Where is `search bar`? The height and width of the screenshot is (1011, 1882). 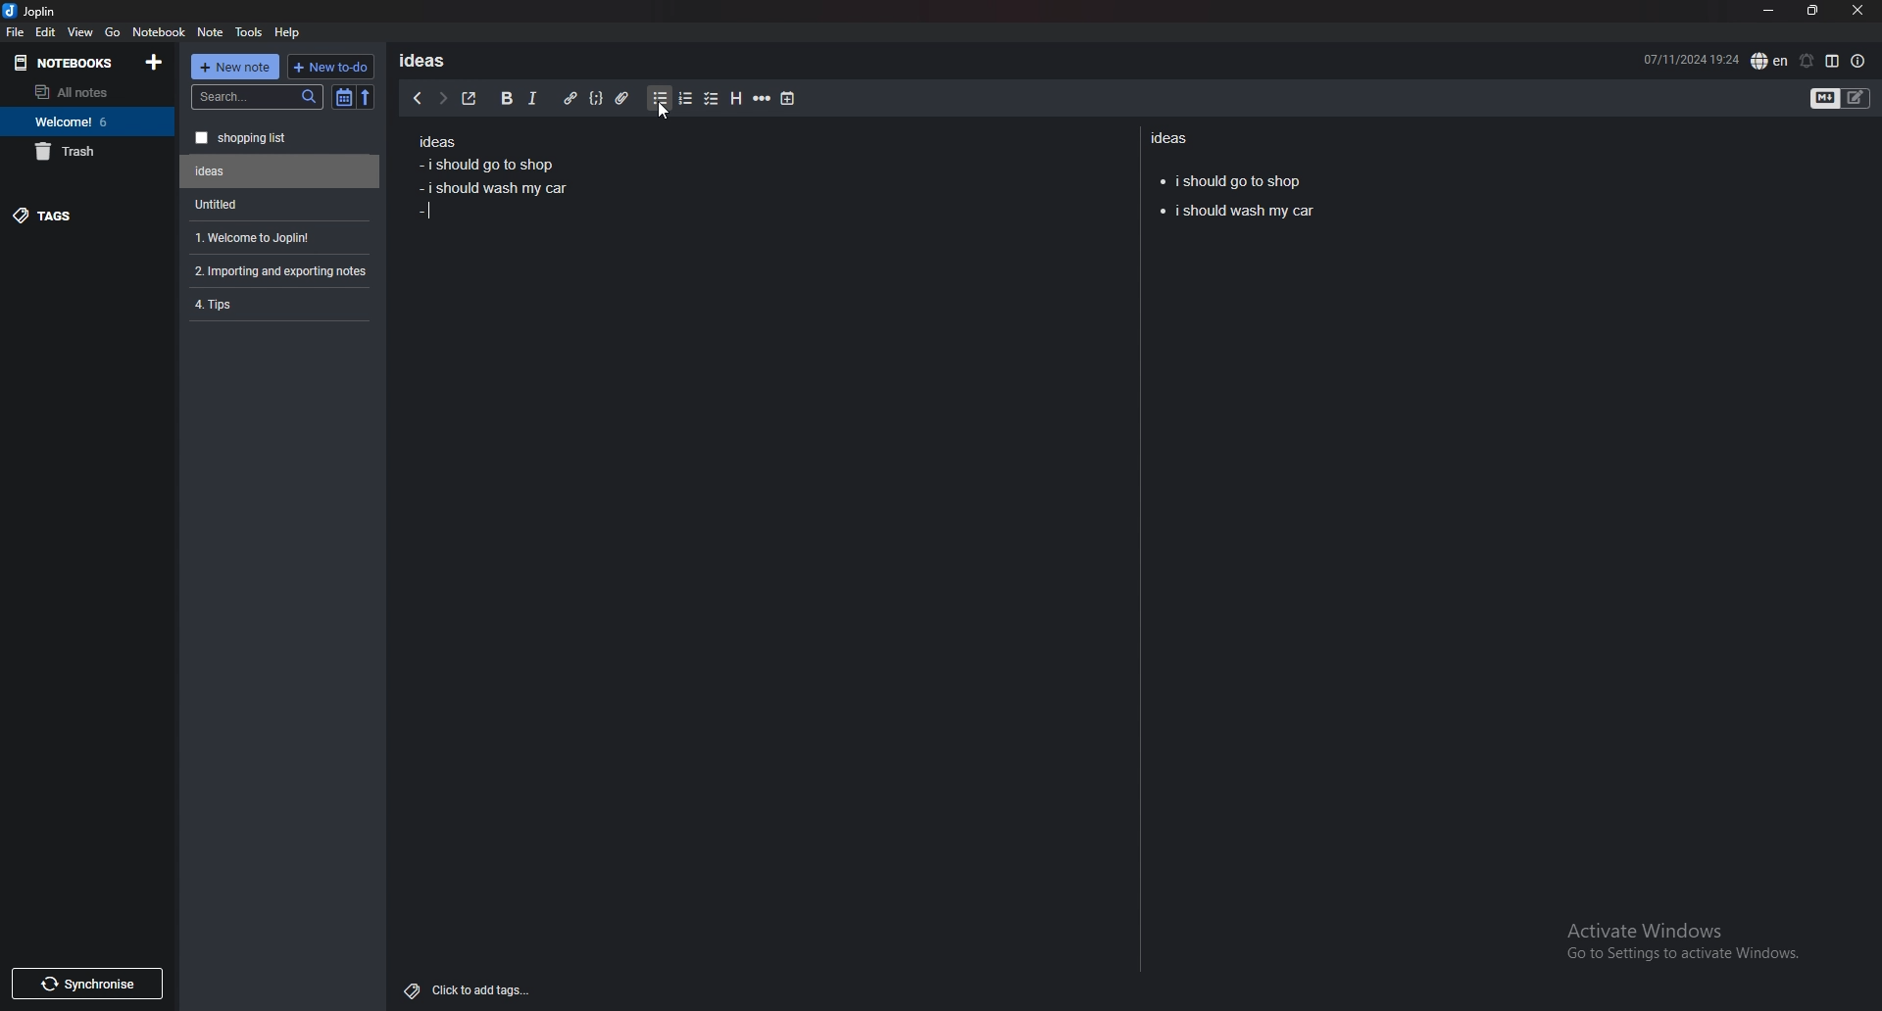
search bar is located at coordinates (258, 97).